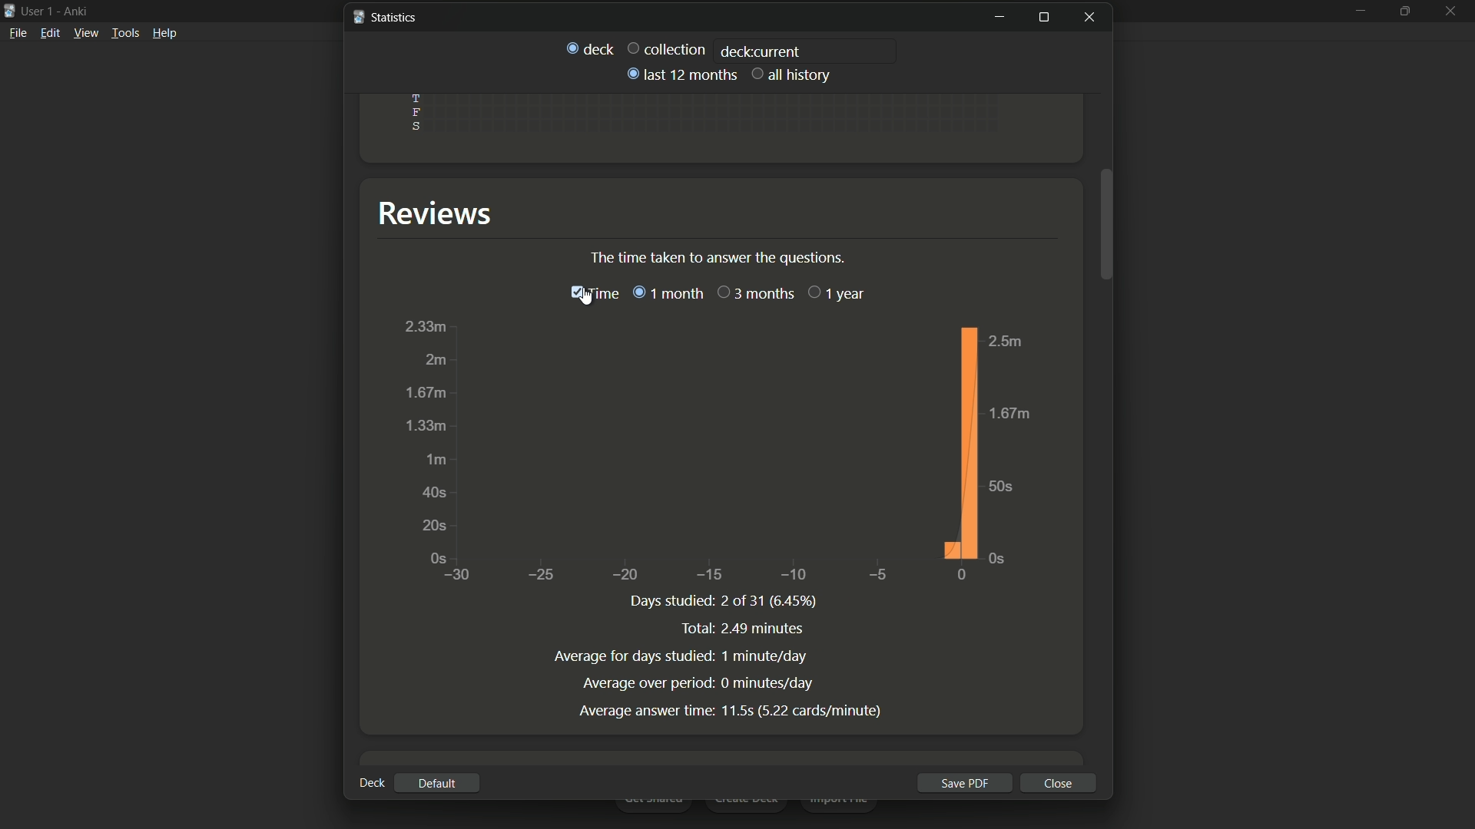 Image resolution: width=1475 pixels, height=829 pixels. What do you see at coordinates (774, 602) in the screenshot?
I see `2 of 31(6.45%)` at bounding box center [774, 602].